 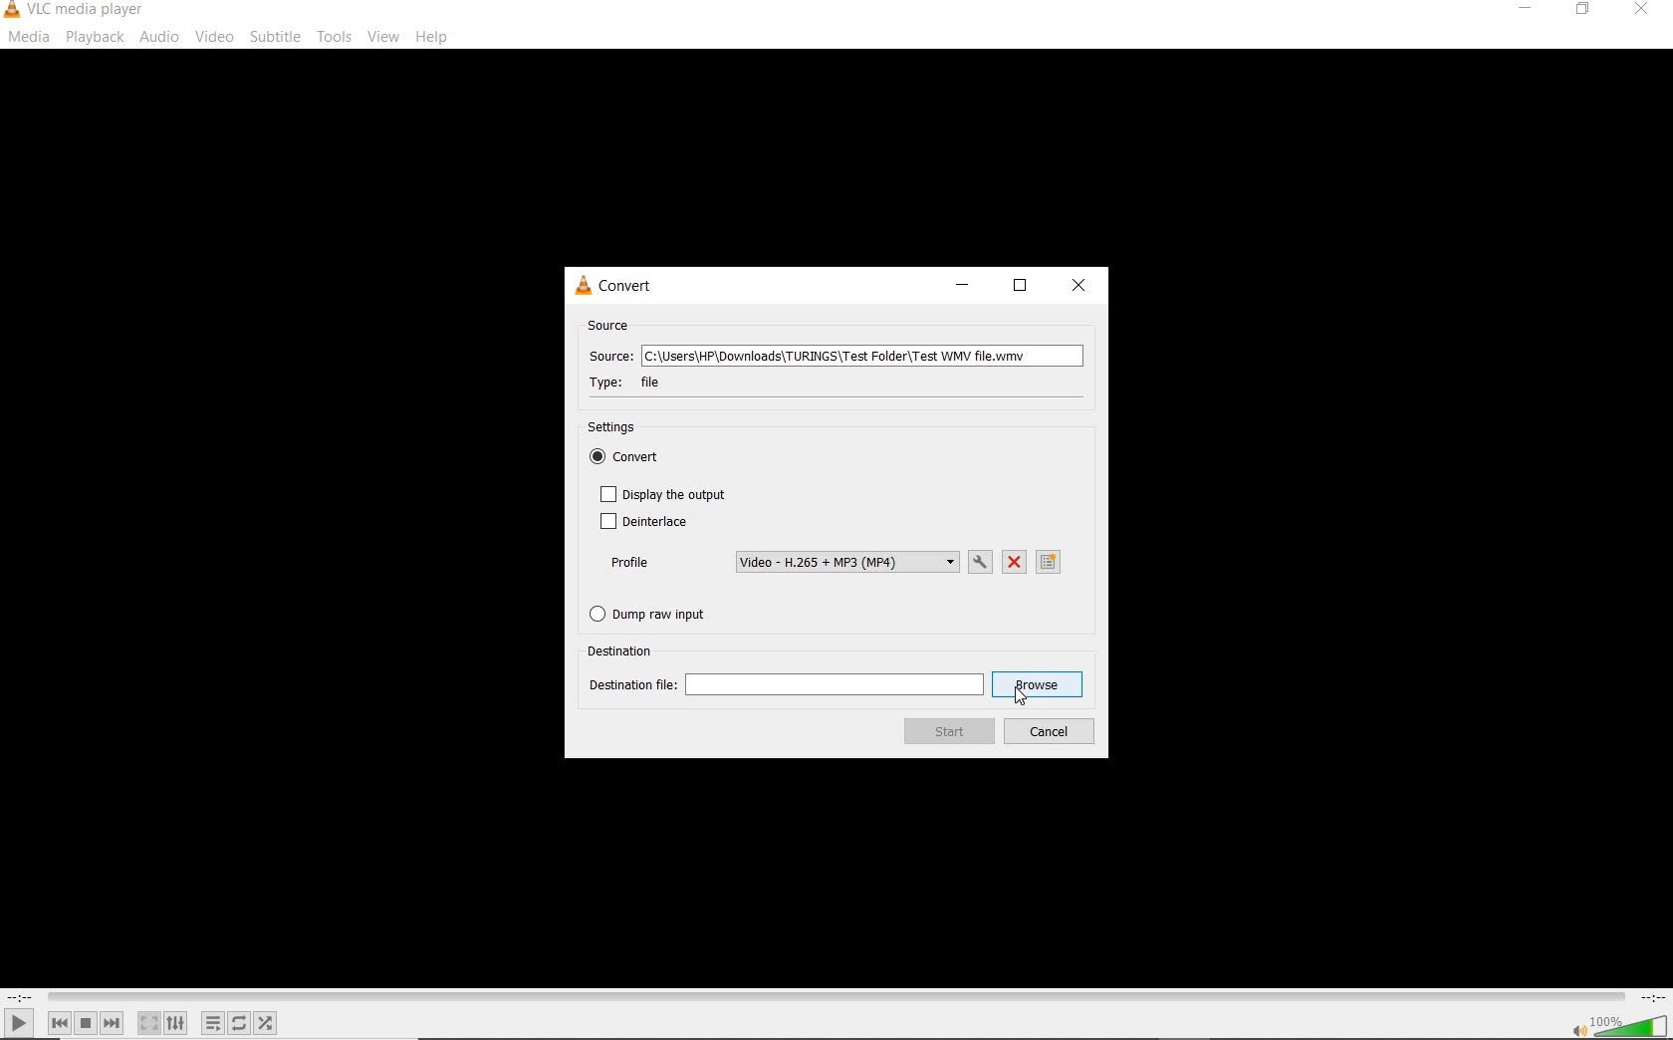 What do you see at coordinates (148, 1023) in the screenshot?
I see `toggle the video in fullscreen` at bounding box center [148, 1023].